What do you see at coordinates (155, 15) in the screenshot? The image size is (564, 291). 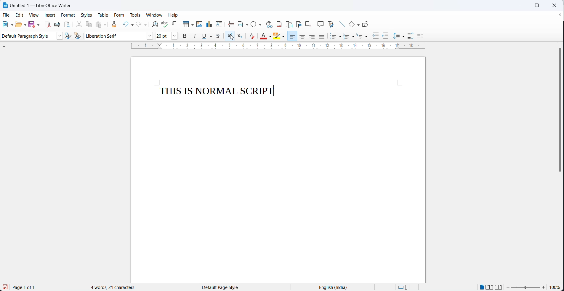 I see `window` at bounding box center [155, 15].